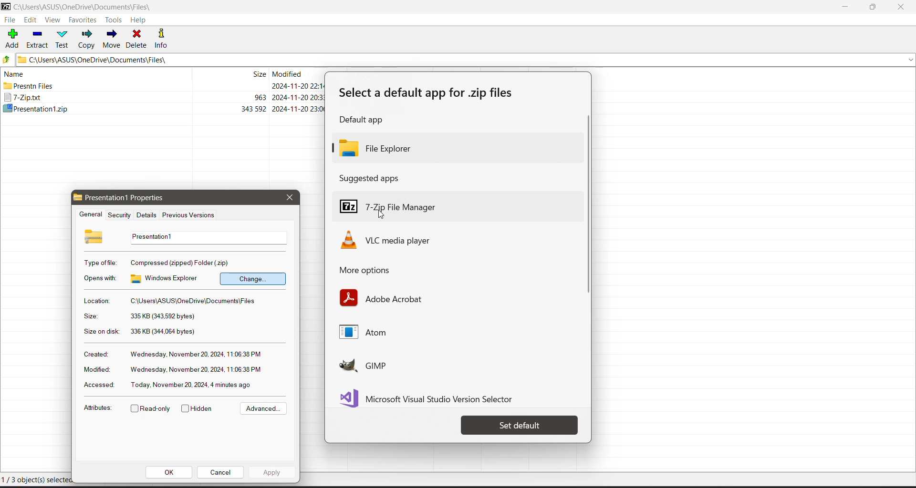  I want to click on General, so click(89, 215).